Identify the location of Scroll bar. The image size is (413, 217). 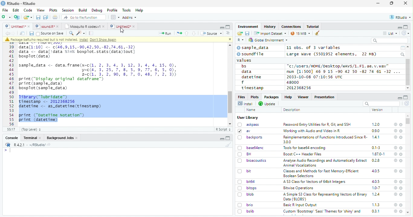
(408, 72).